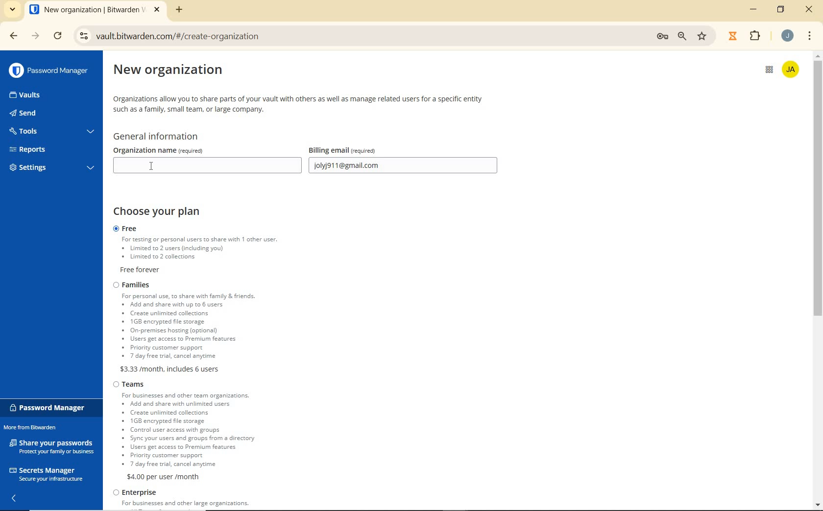  What do you see at coordinates (683, 36) in the screenshot?
I see `zoom` at bounding box center [683, 36].